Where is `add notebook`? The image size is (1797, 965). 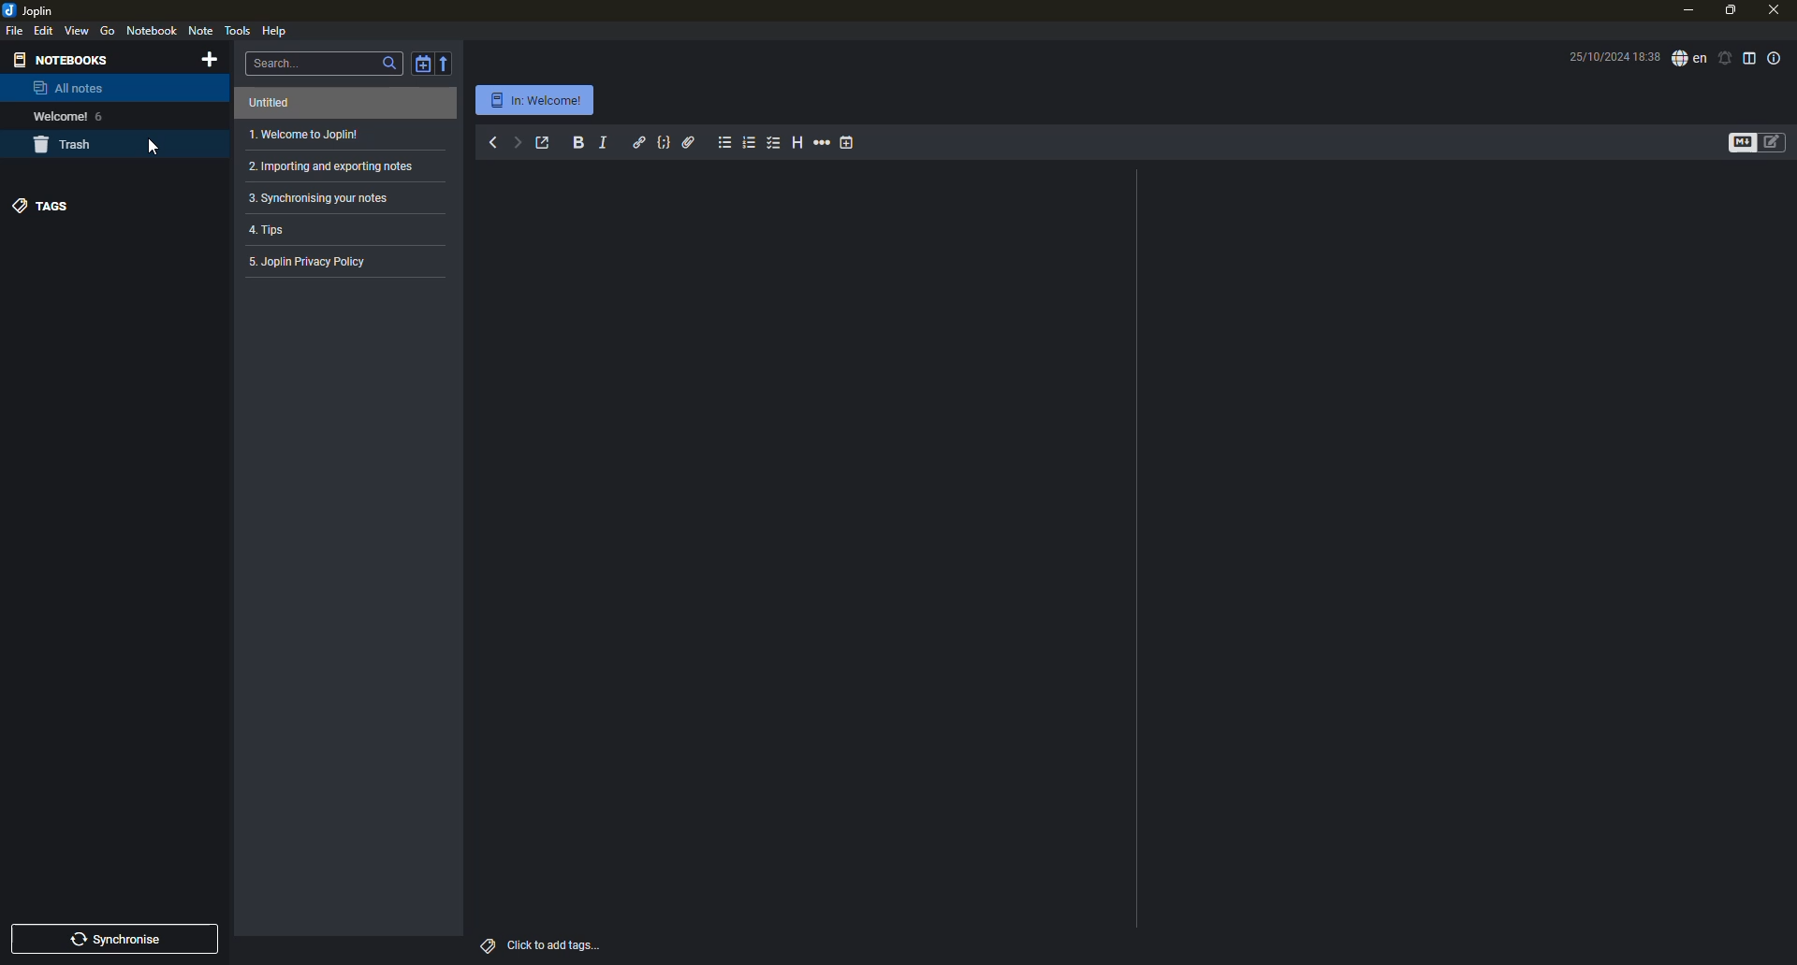
add notebook is located at coordinates (213, 61).